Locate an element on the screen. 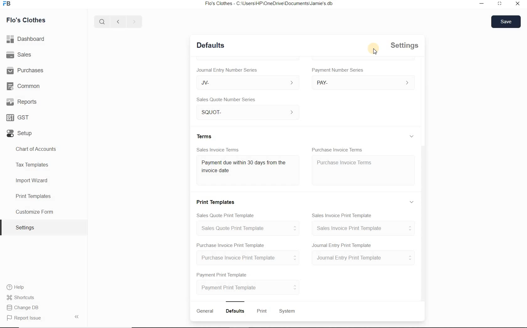 This screenshot has height=328, width=527. Print Templates is located at coordinates (44, 196).